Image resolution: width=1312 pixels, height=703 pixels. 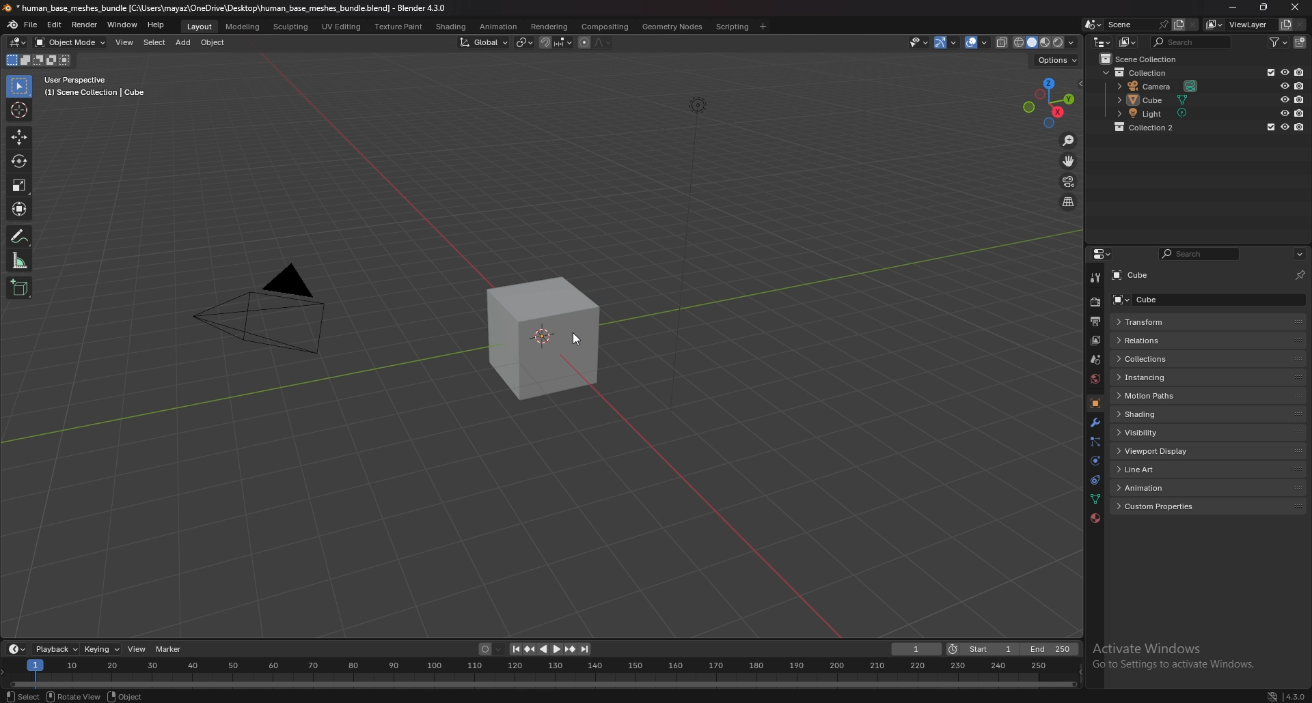 I want to click on view, so click(x=126, y=42).